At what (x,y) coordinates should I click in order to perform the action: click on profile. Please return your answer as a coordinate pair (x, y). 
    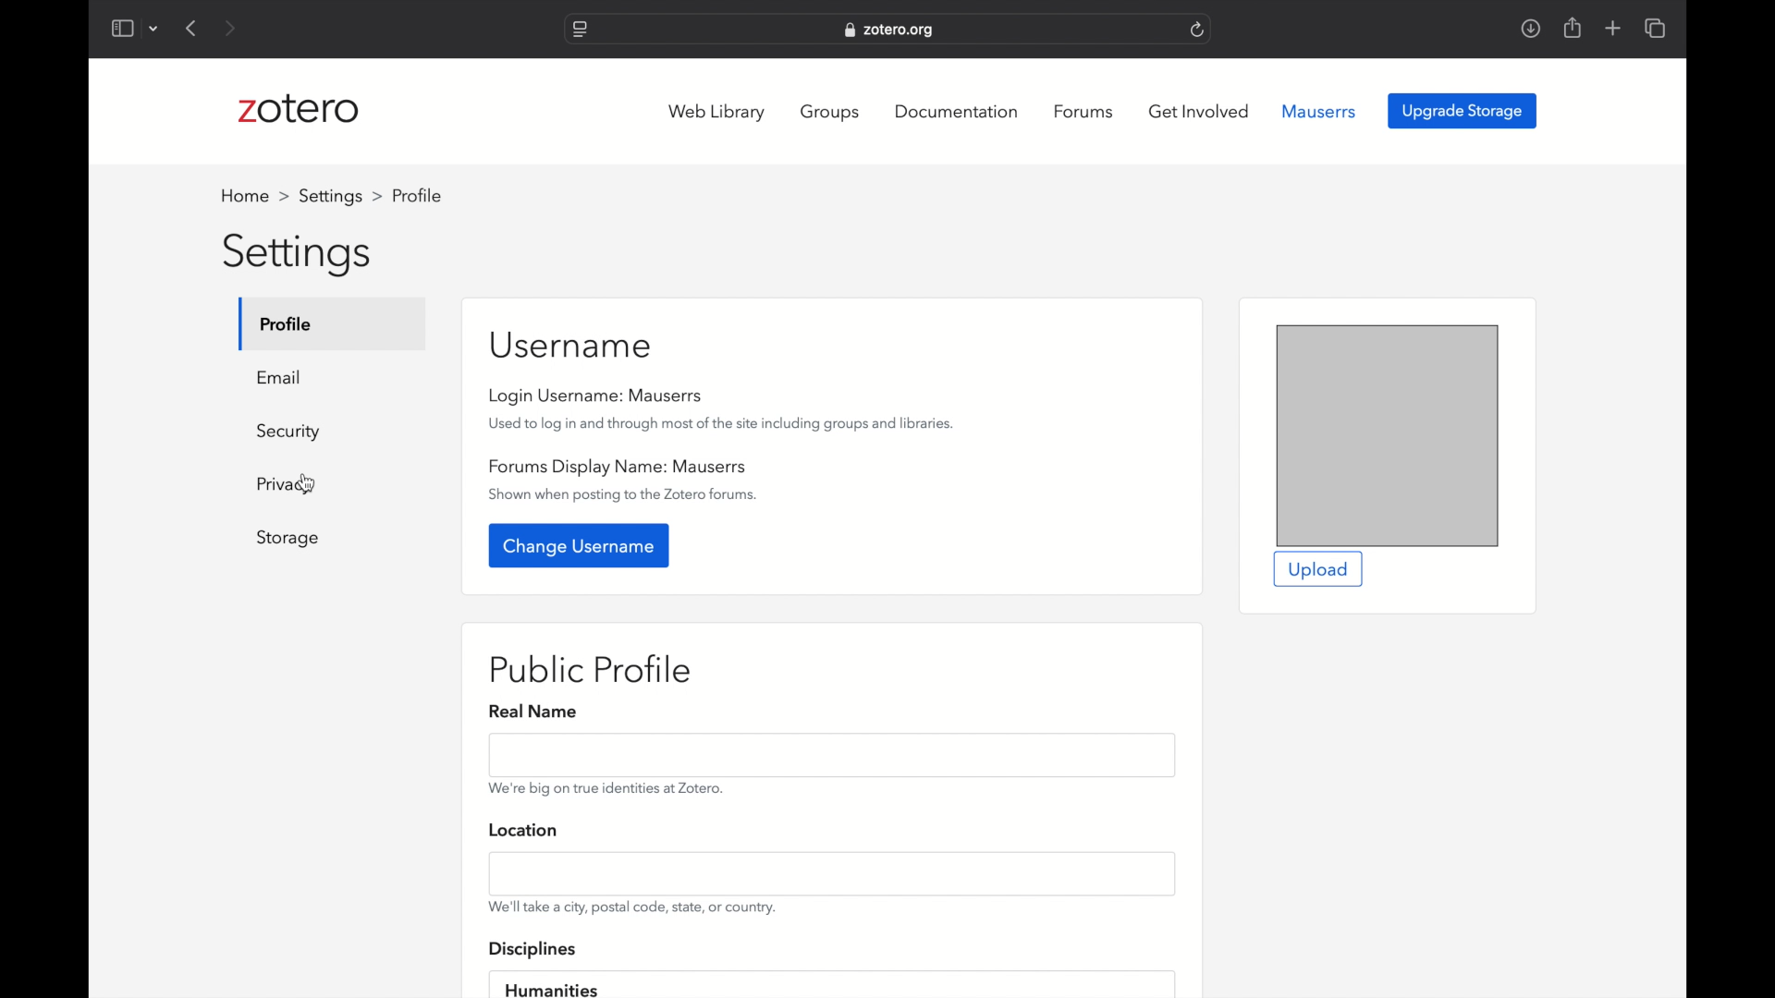
    Looking at the image, I should click on (417, 196).